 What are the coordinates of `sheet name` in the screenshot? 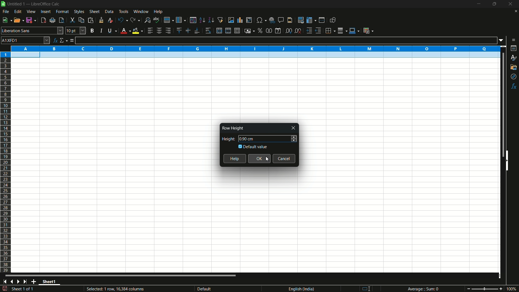 It's located at (51, 282).